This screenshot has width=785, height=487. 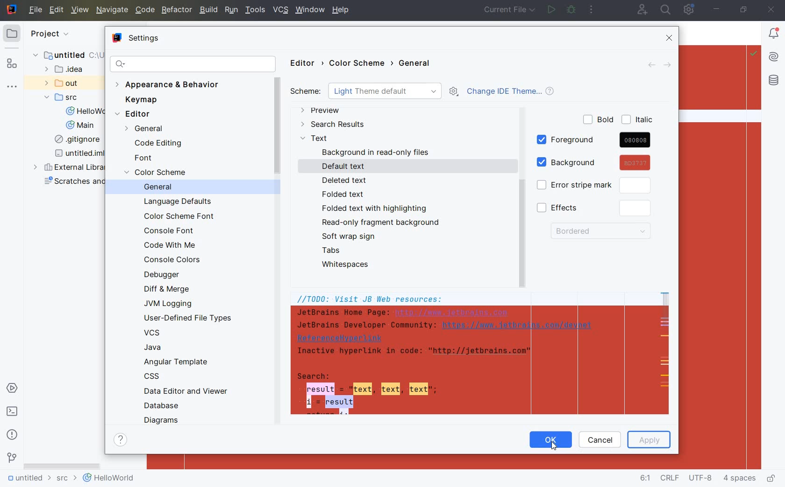 What do you see at coordinates (594, 140) in the screenshot?
I see `FOREGROUND` at bounding box center [594, 140].